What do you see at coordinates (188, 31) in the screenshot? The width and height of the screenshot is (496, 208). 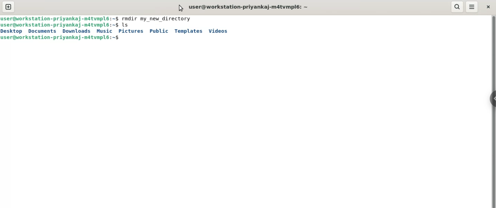 I see `templates` at bounding box center [188, 31].